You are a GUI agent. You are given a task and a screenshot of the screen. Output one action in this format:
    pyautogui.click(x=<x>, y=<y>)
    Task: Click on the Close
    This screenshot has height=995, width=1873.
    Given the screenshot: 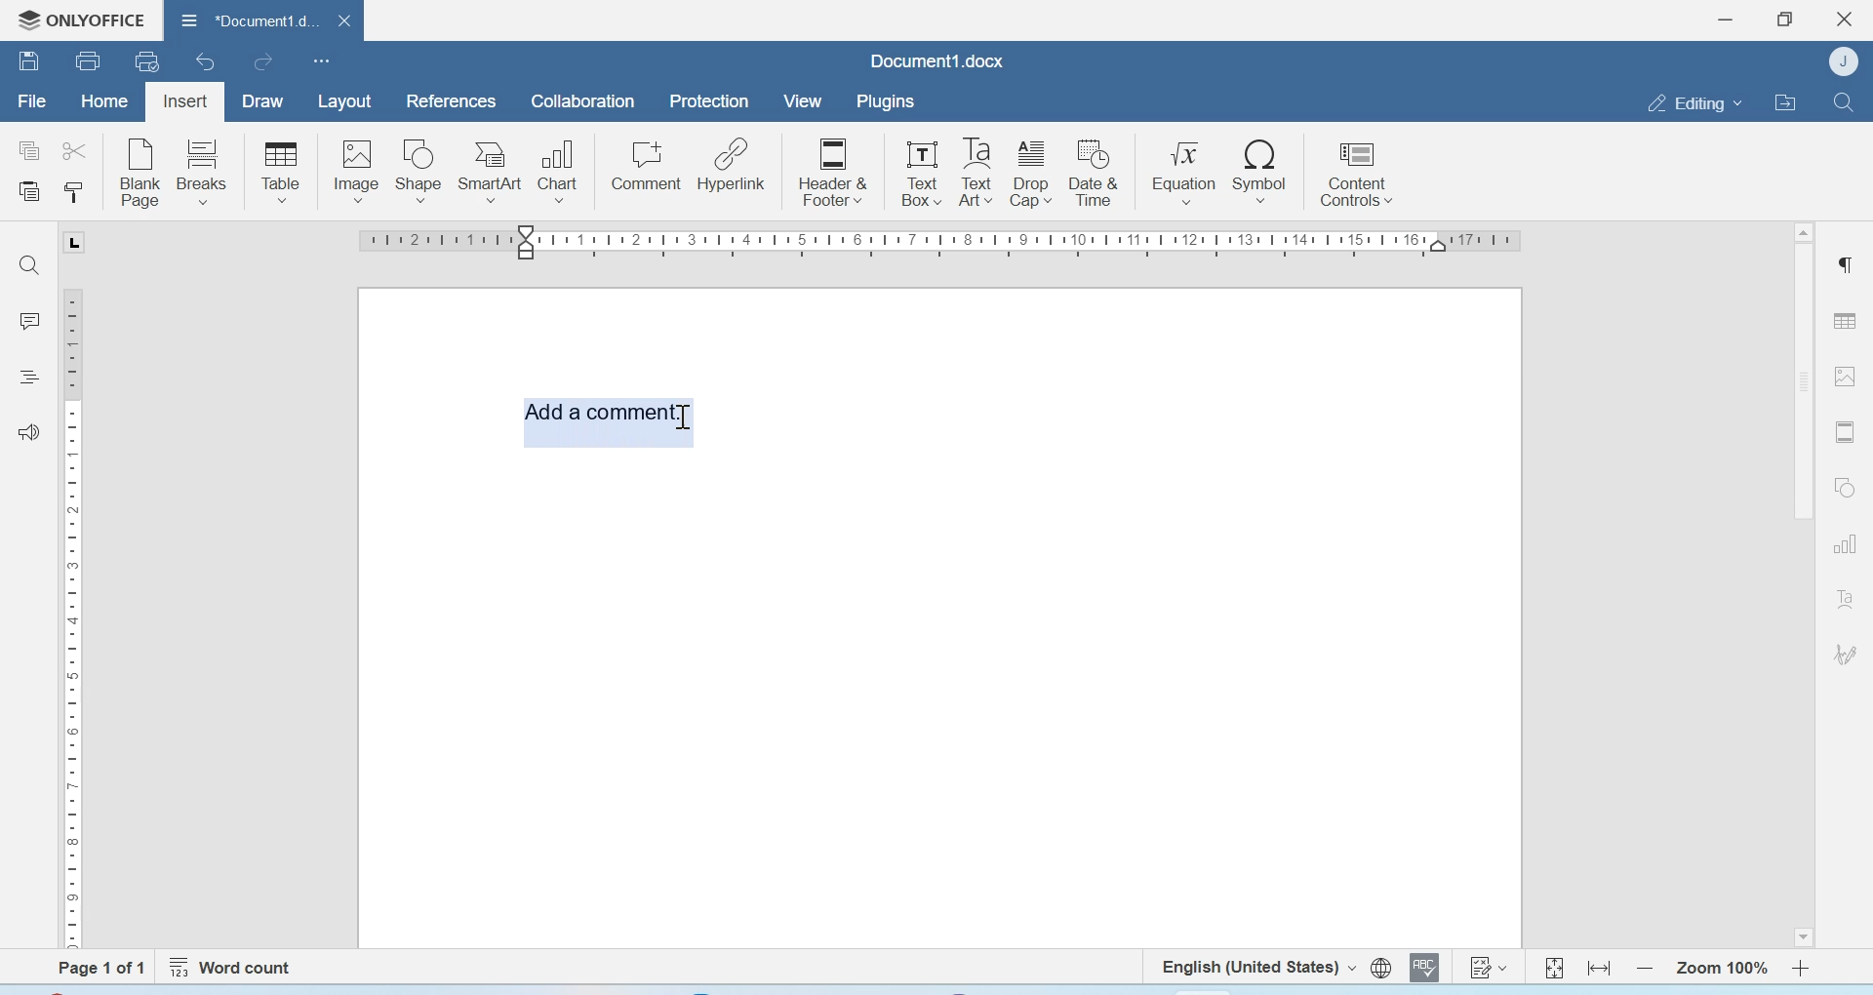 What is the action you would take?
    pyautogui.click(x=1847, y=20)
    